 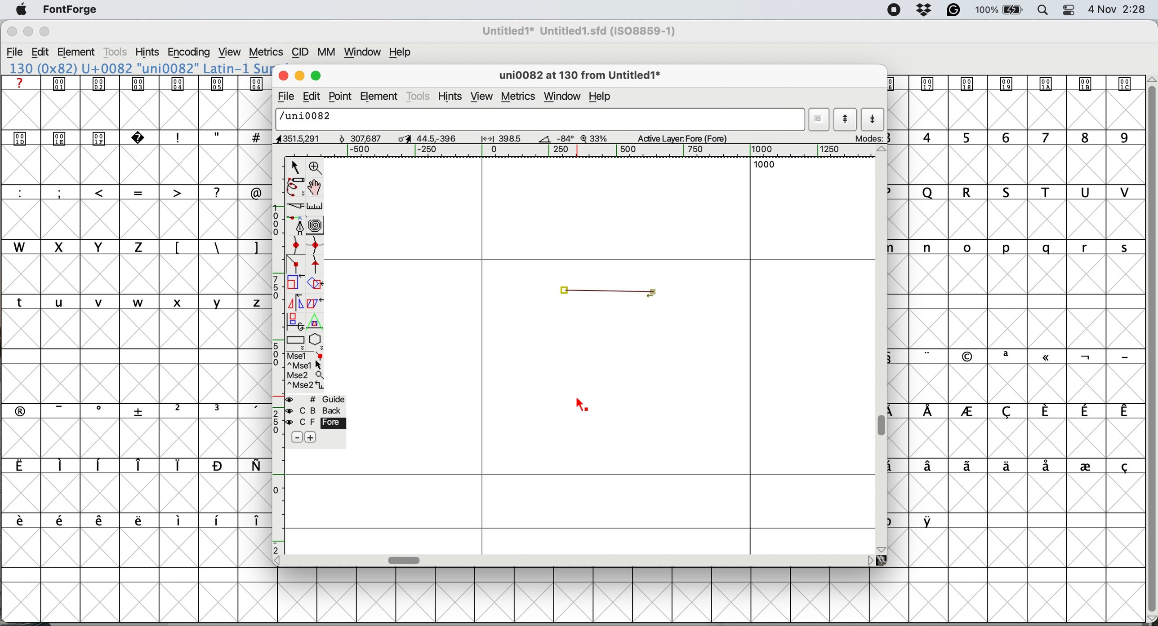 What do you see at coordinates (593, 151) in the screenshot?
I see `horizontal scale` at bounding box center [593, 151].